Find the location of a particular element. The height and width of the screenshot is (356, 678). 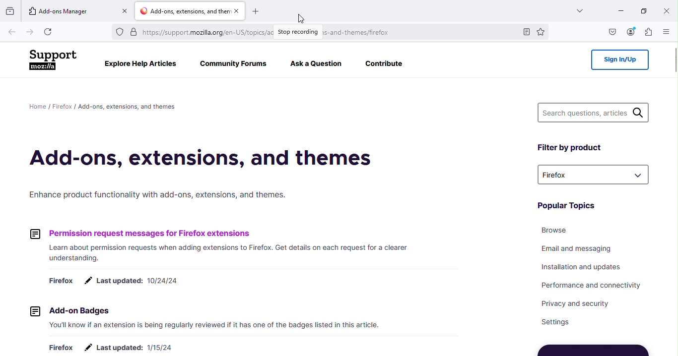

Explore Help Articles is located at coordinates (141, 64).